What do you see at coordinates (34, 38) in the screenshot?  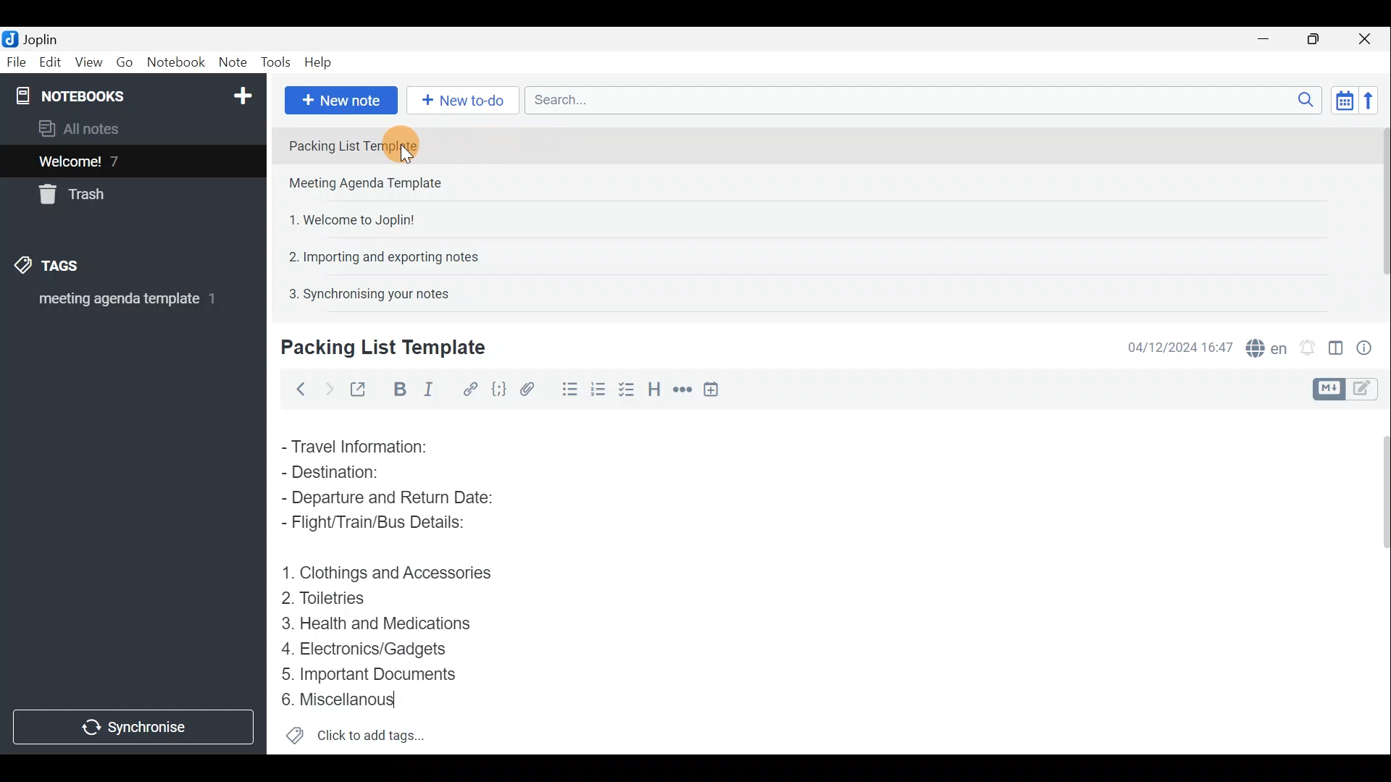 I see `Joplin` at bounding box center [34, 38].